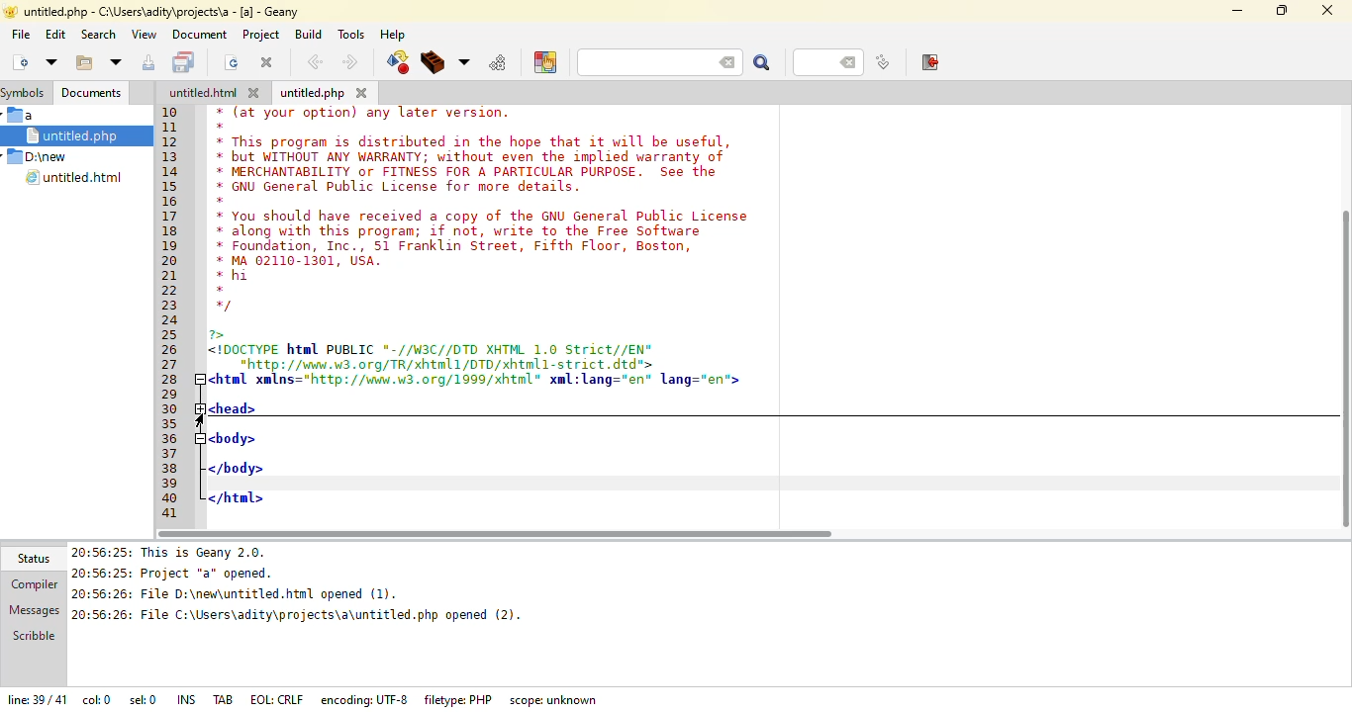  Describe the element at coordinates (117, 61) in the screenshot. I see `more` at that location.